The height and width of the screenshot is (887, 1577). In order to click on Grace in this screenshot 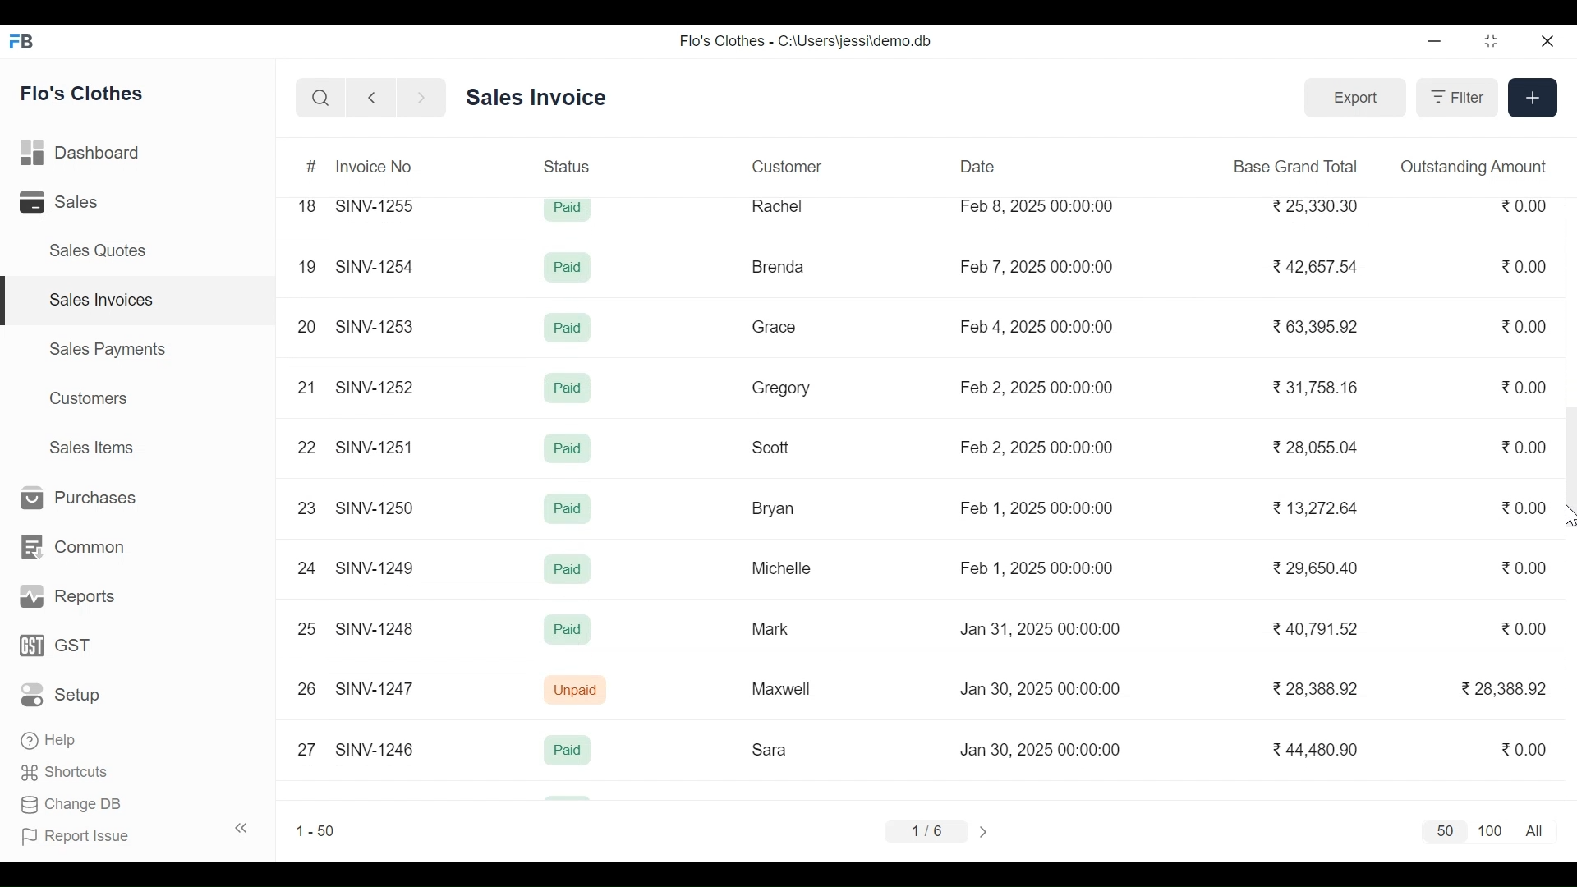, I will do `click(775, 328)`.